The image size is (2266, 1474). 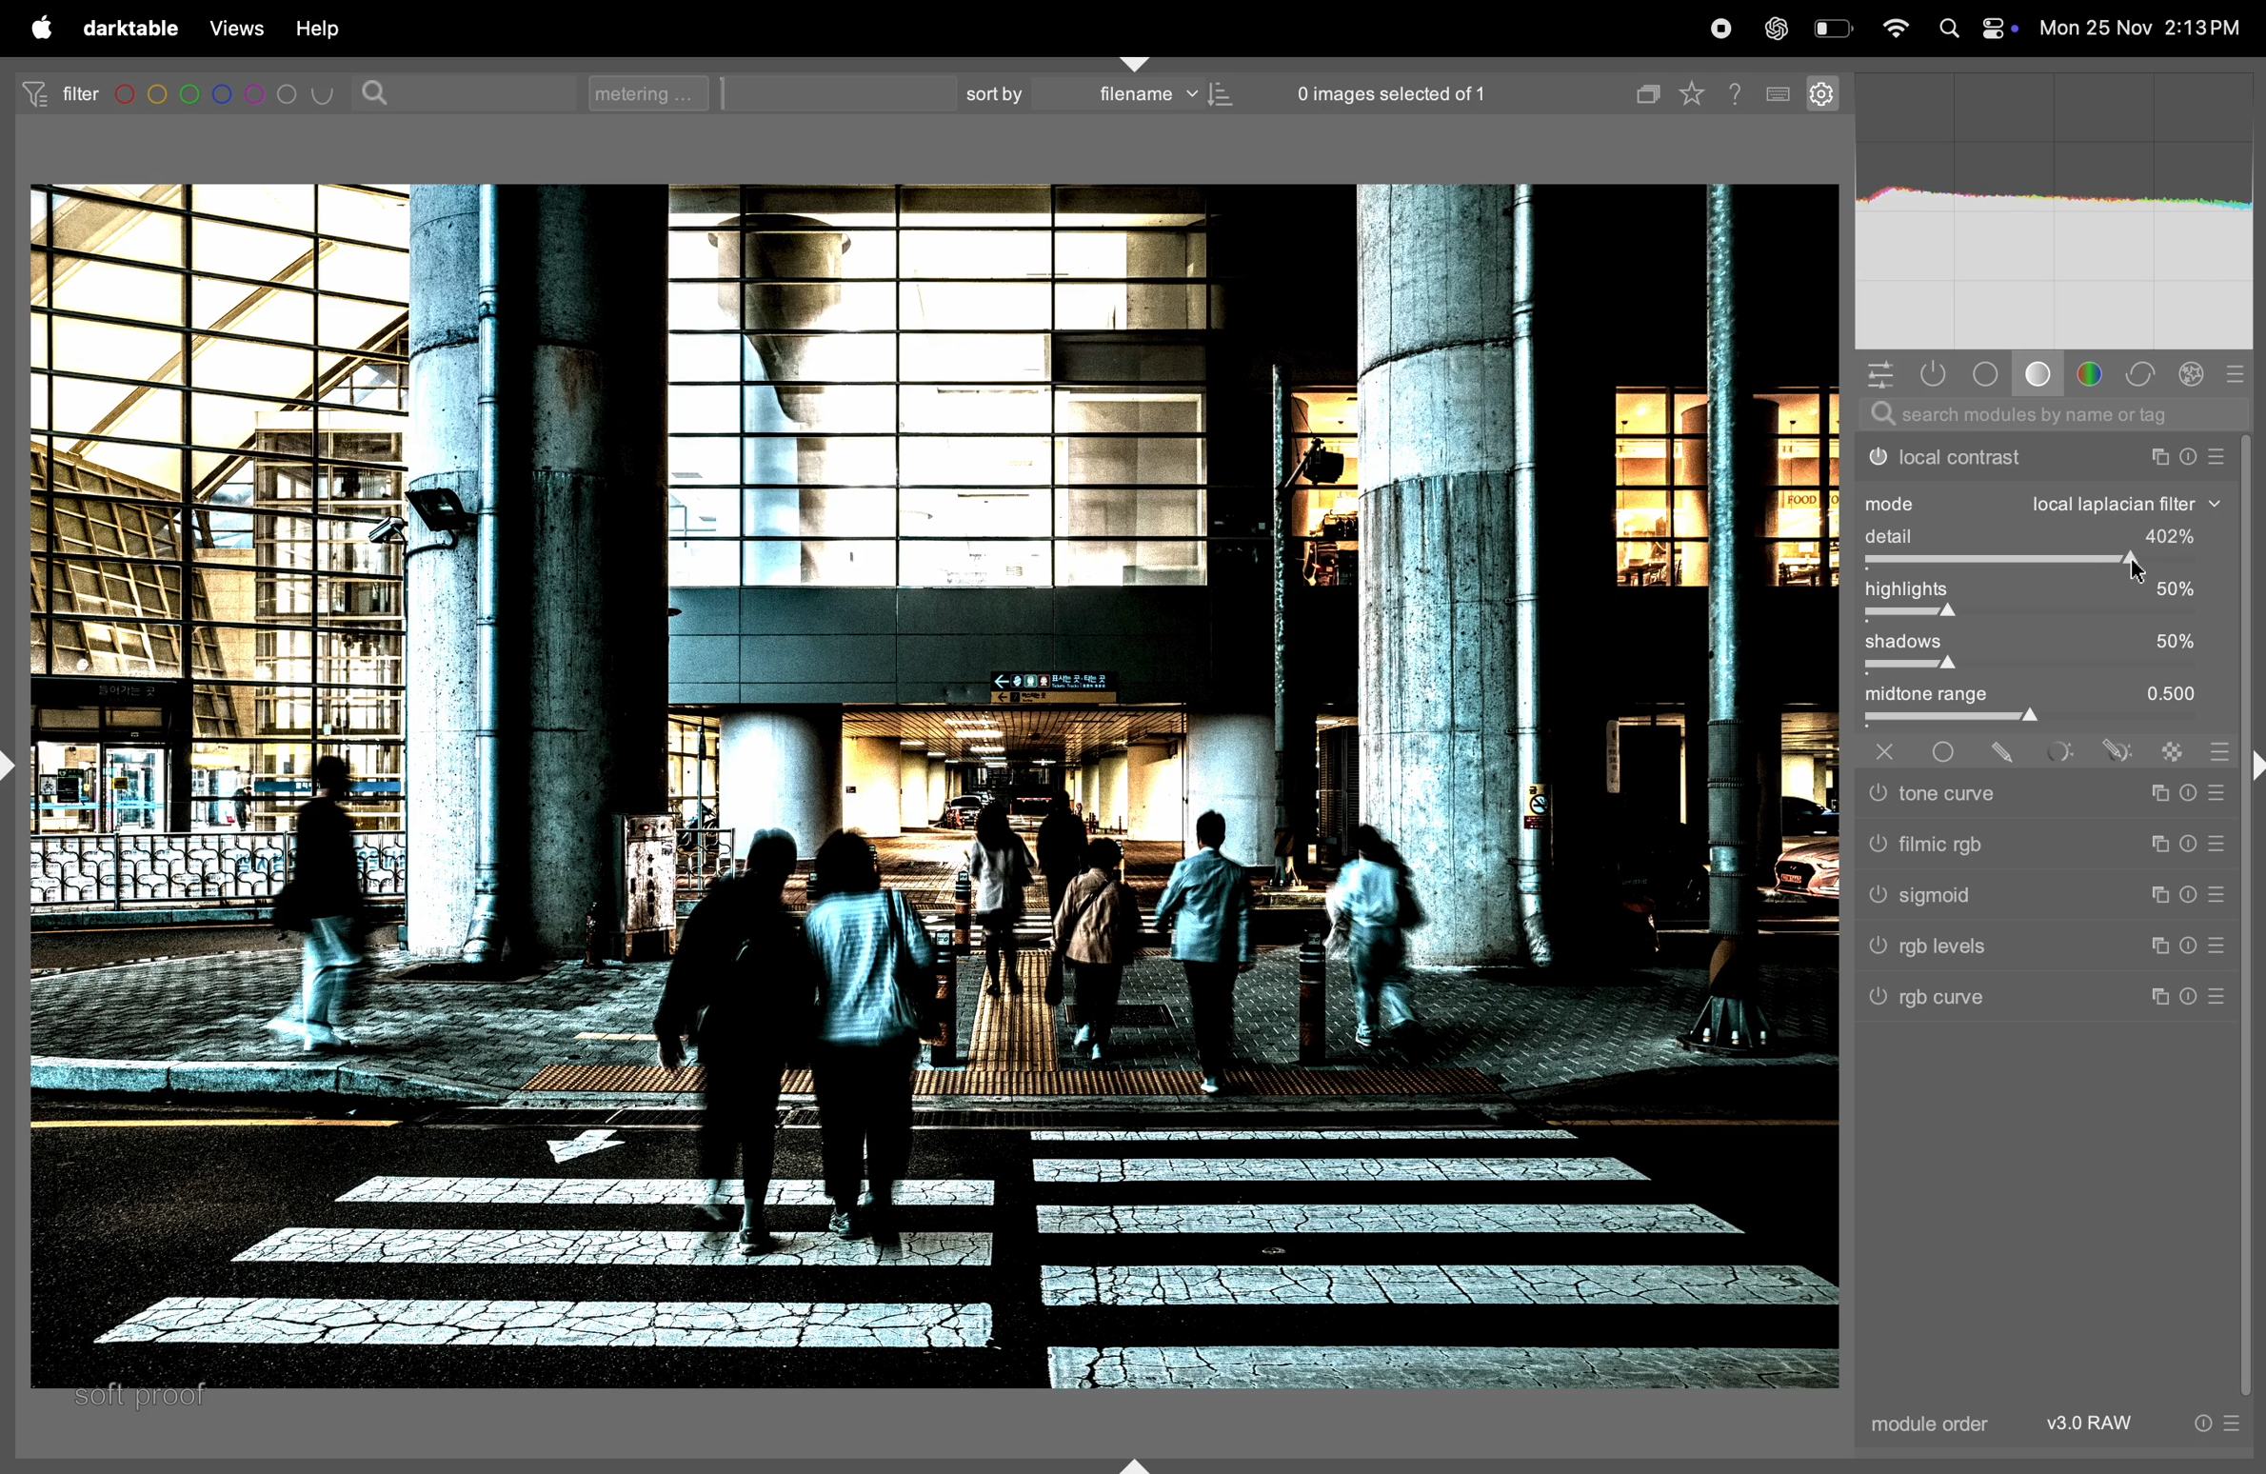 I want to click on battery, so click(x=1833, y=27).